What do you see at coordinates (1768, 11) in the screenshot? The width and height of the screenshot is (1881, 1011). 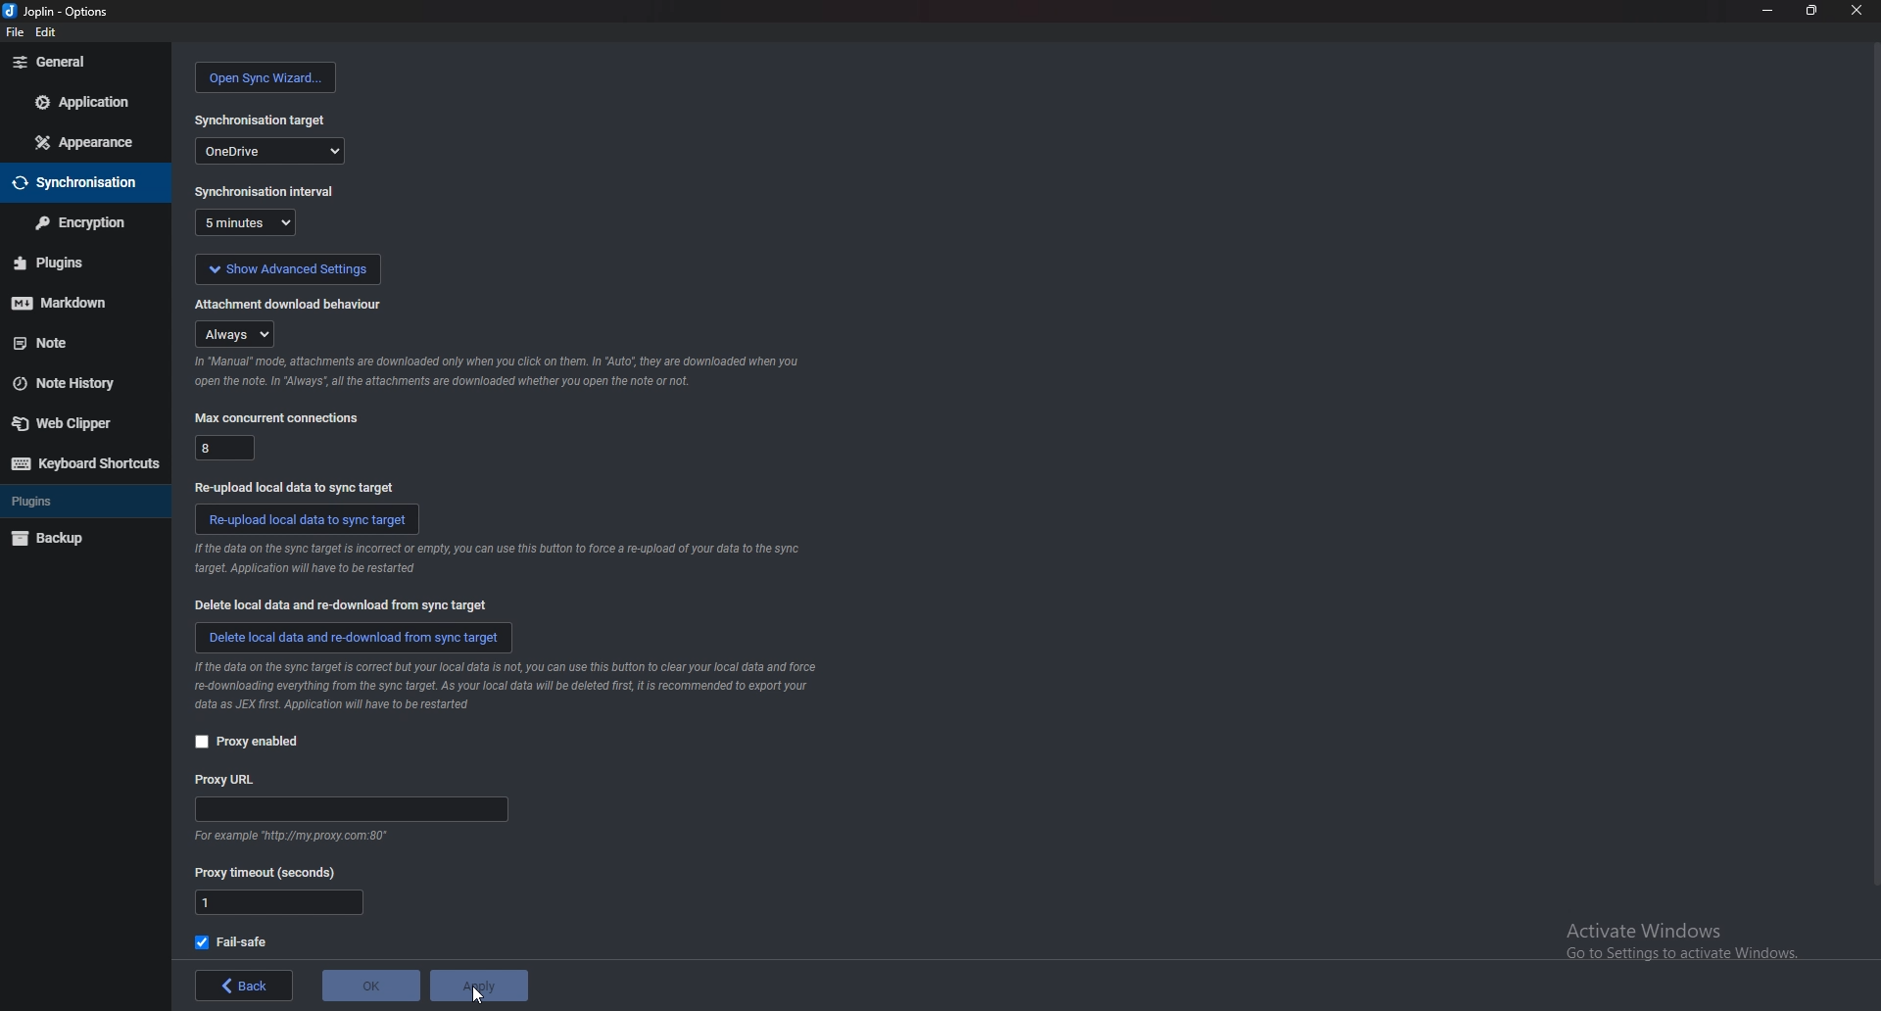 I see `minimize` at bounding box center [1768, 11].